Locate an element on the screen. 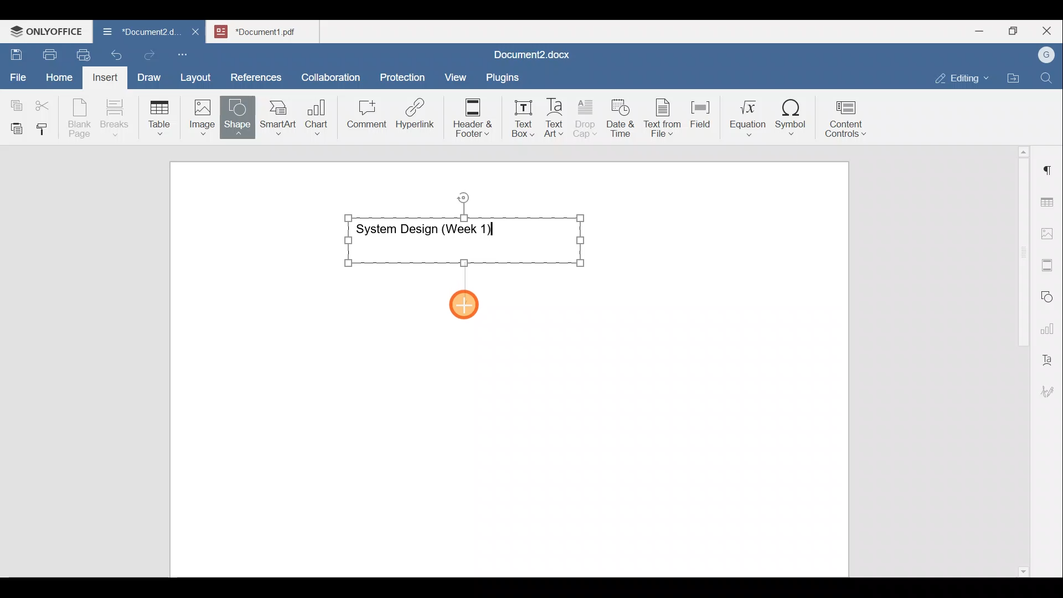 Image resolution: width=1063 pixels, height=598 pixels. Editing mode is located at coordinates (962, 76).